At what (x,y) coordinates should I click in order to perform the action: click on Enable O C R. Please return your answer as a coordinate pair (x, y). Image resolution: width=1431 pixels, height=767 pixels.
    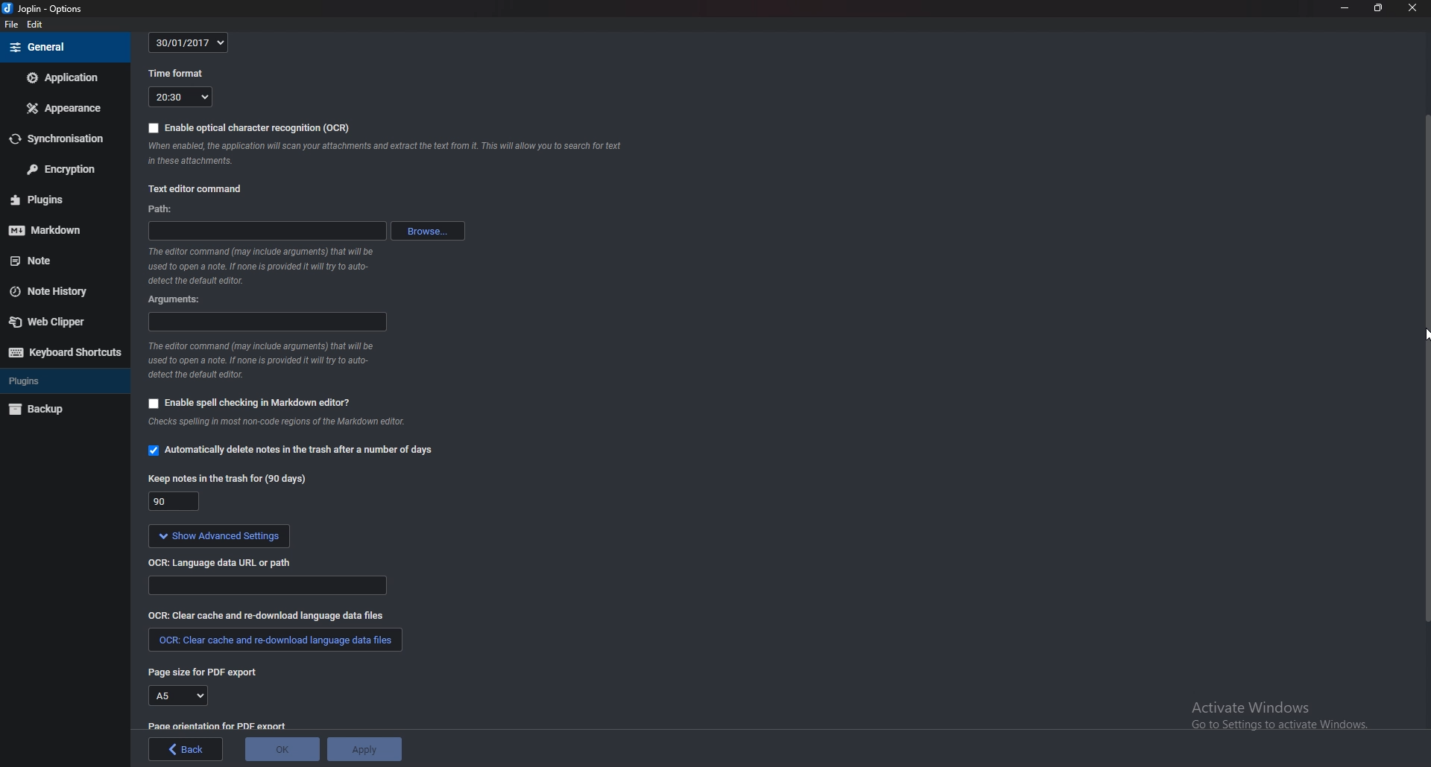
    Looking at the image, I should click on (247, 129).